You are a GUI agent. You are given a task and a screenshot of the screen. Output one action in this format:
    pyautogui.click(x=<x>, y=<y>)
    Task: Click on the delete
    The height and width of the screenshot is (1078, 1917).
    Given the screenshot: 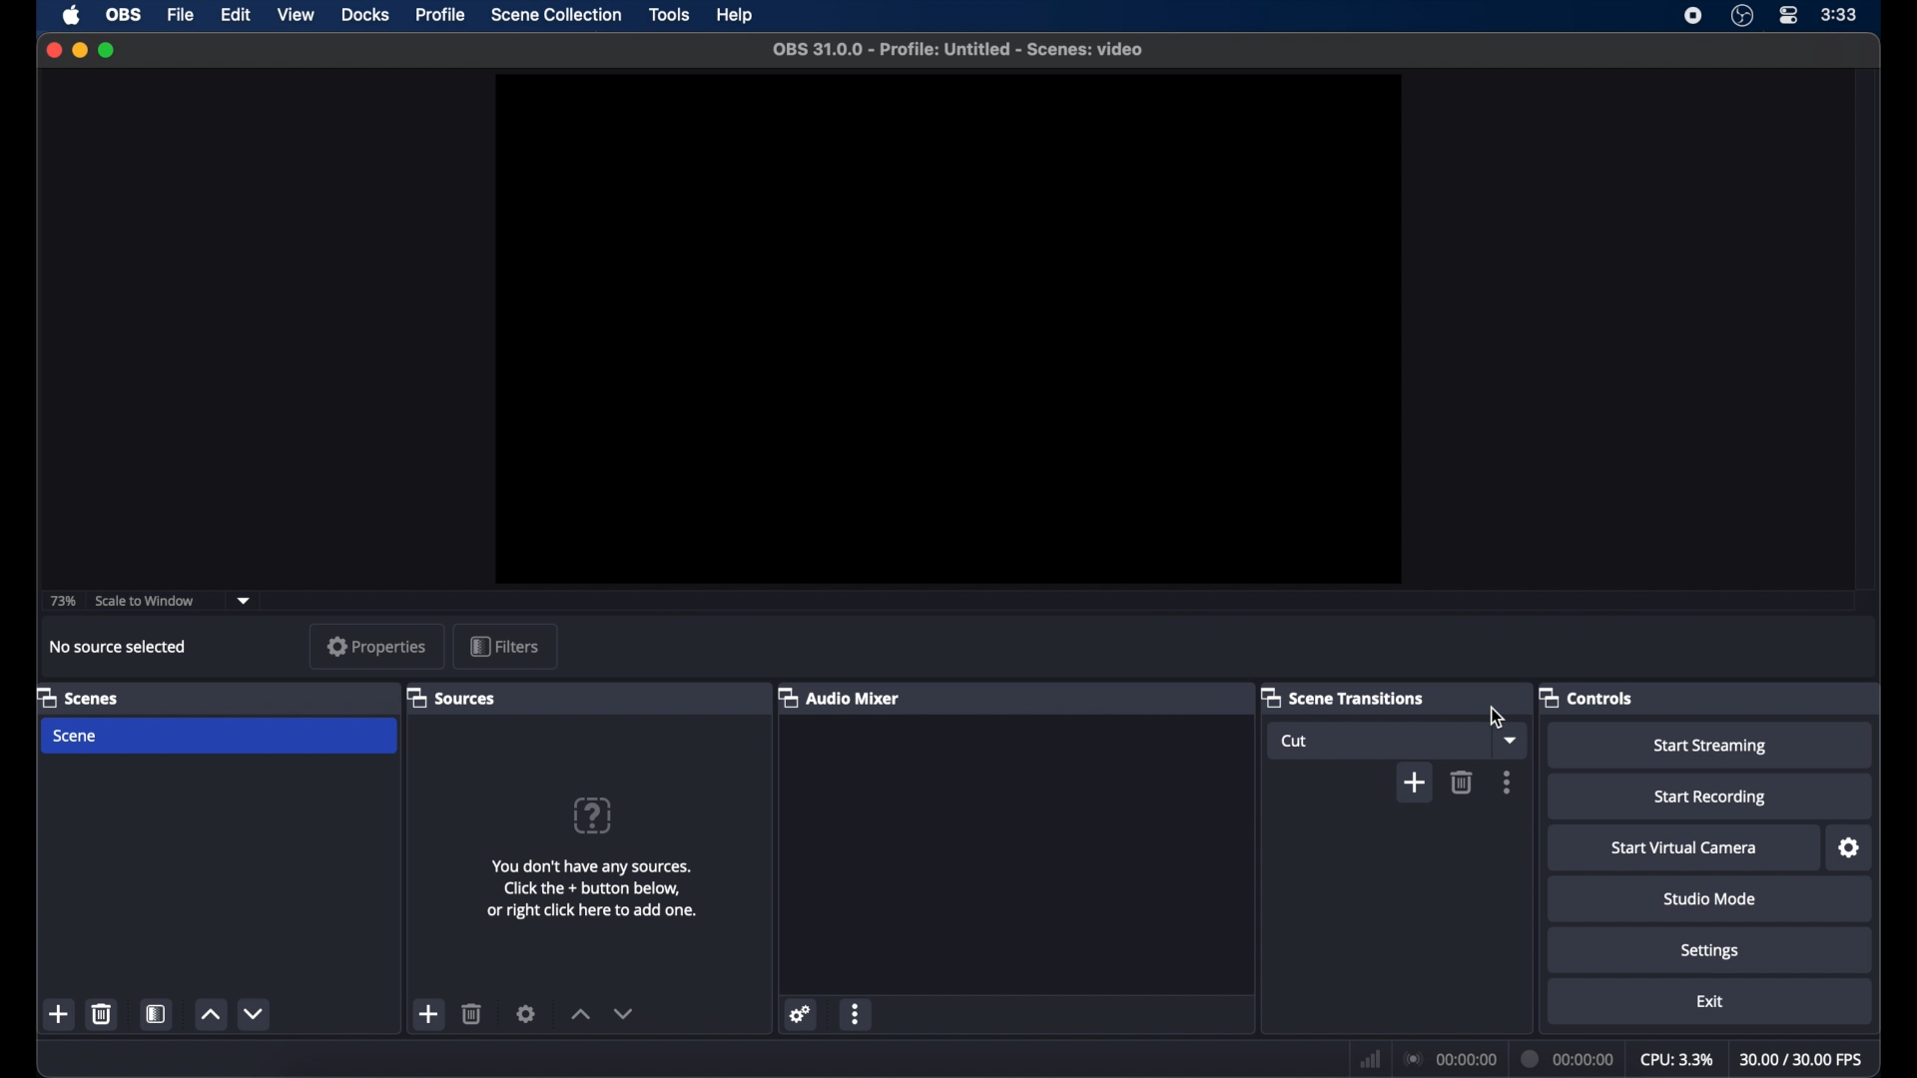 What is the action you would take?
    pyautogui.click(x=103, y=1014)
    